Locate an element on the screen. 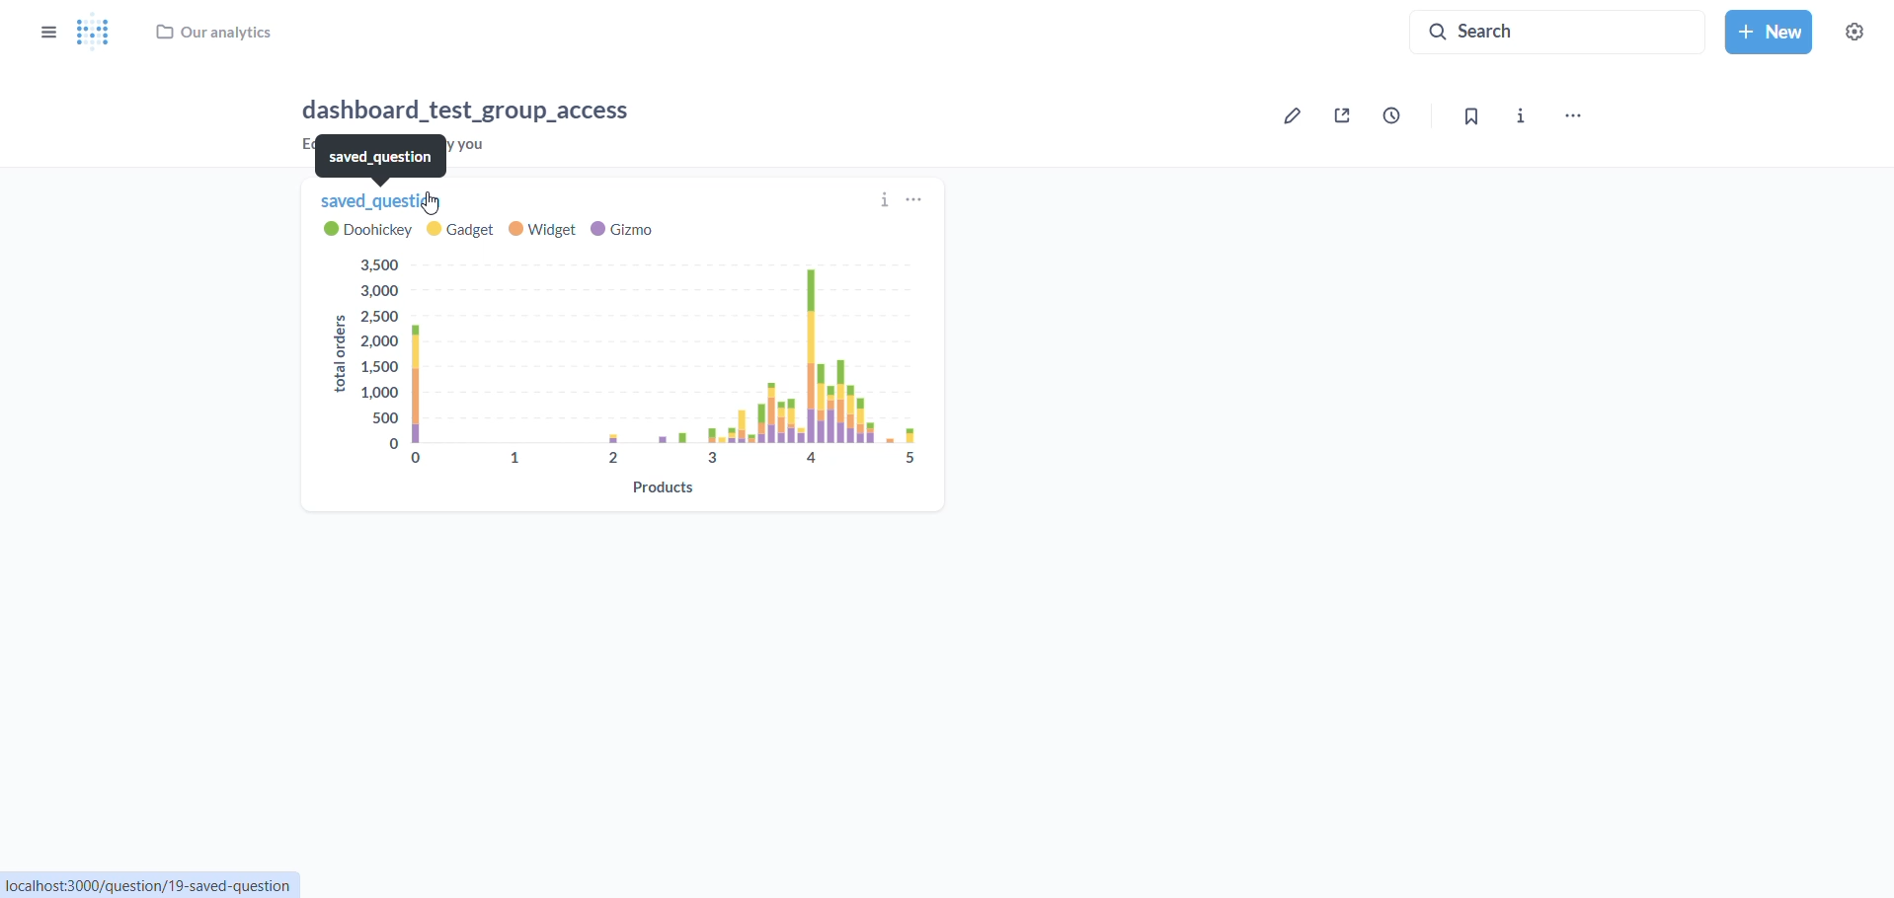 This screenshot has height=898, width=1894. saved_question is located at coordinates (382, 157).